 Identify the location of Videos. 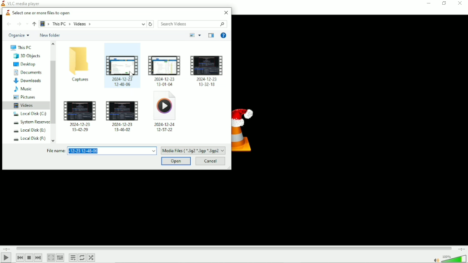
(24, 105).